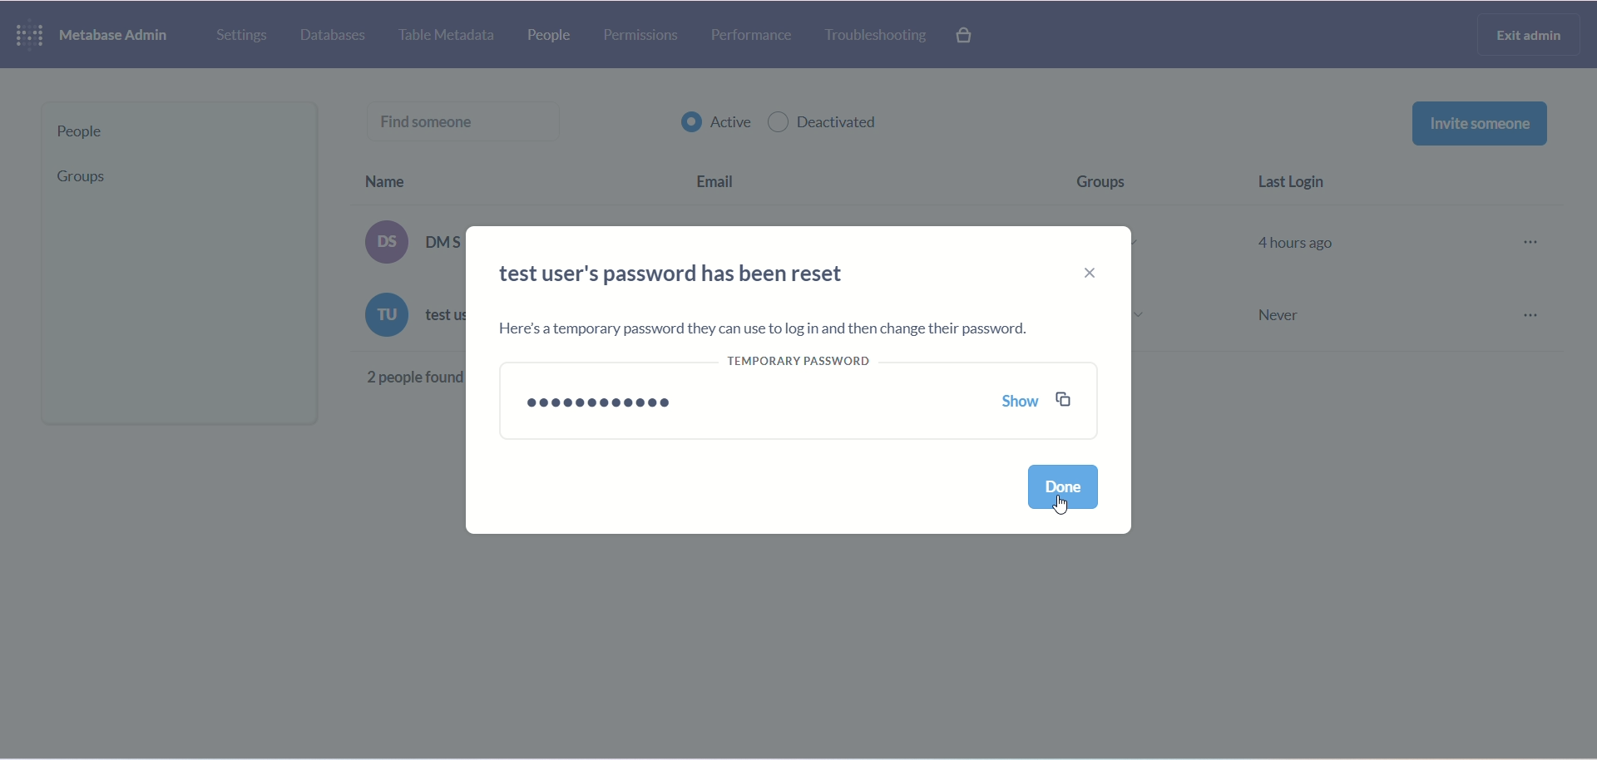  I want to click on metabase admin, so click(121, 39).